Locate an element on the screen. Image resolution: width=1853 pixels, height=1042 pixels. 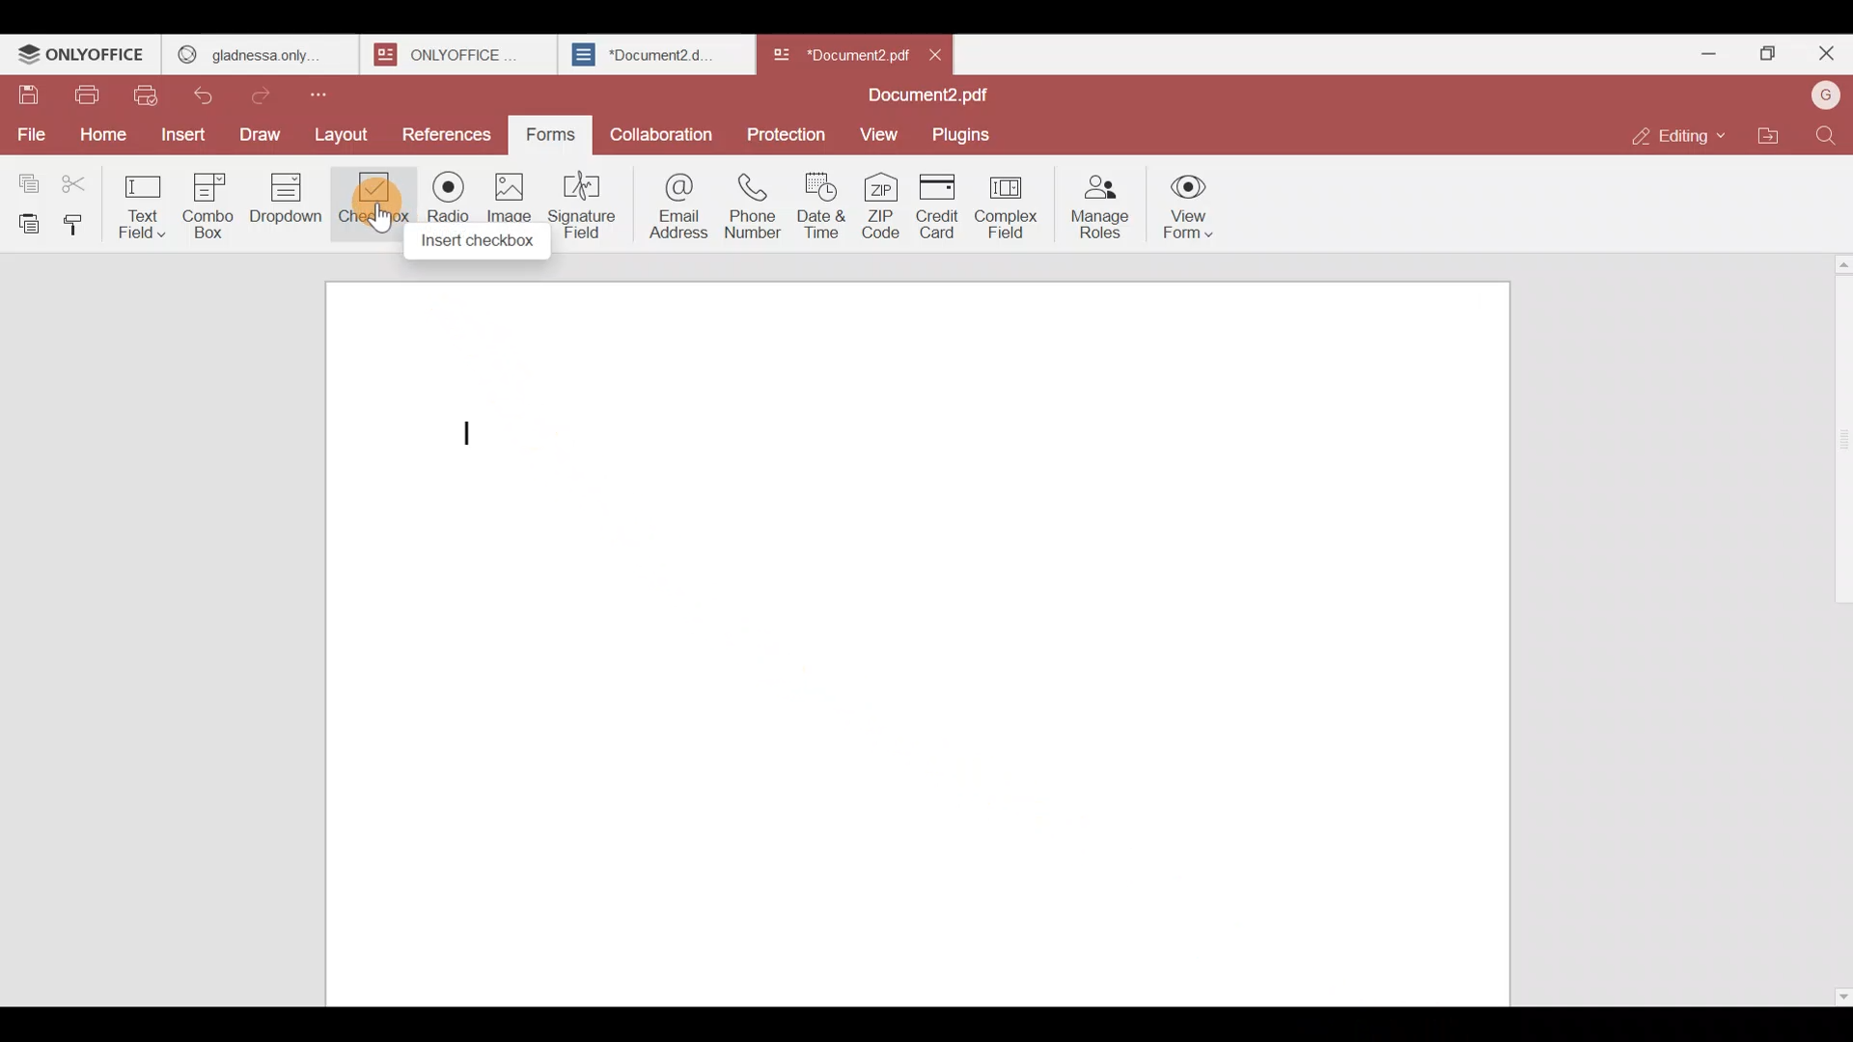
Checkbox is located at coordinates (370, 202).